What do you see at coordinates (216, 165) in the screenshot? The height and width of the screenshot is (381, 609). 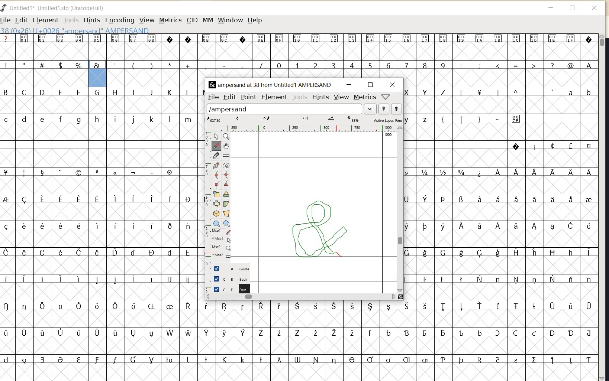 I see `add a point, then drag out its control points` at bounding box center [216, 165].